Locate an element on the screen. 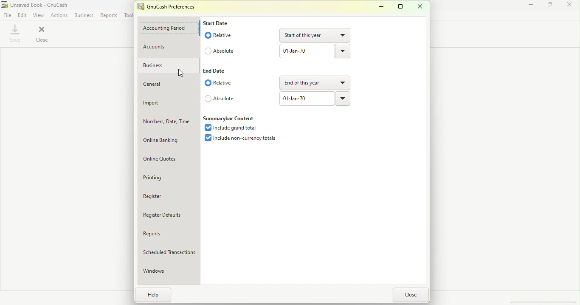 Image resolution: width=580 pixels, height=305 pixels. Close is located at coordinates (41, 34).